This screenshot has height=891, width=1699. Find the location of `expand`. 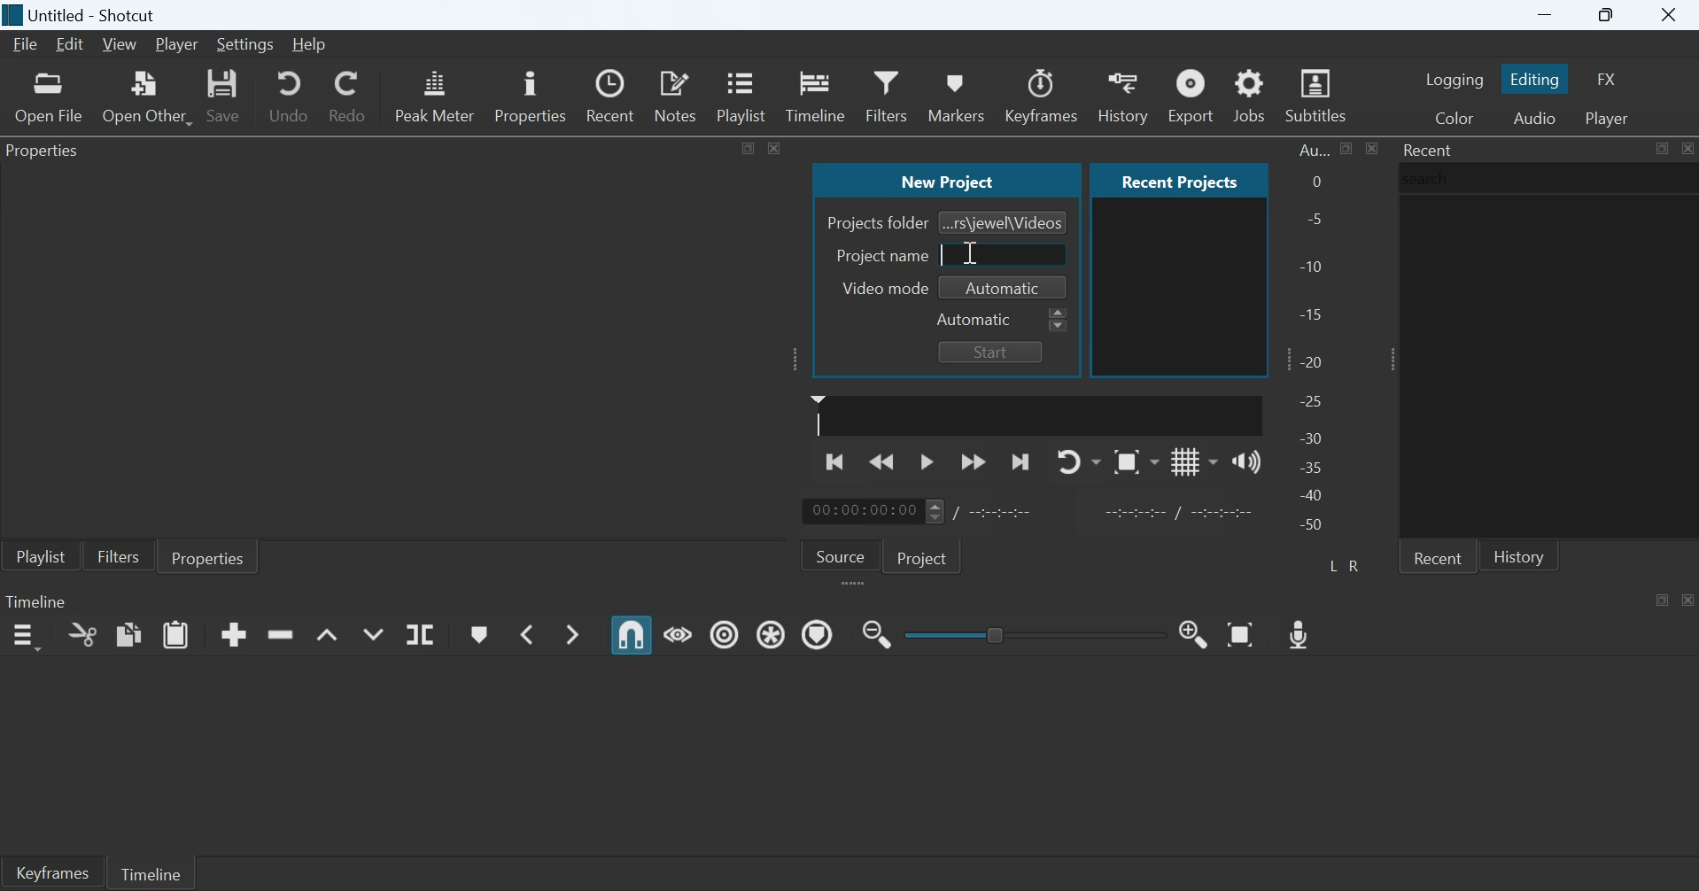

expand is located at coordinates (856, 585).